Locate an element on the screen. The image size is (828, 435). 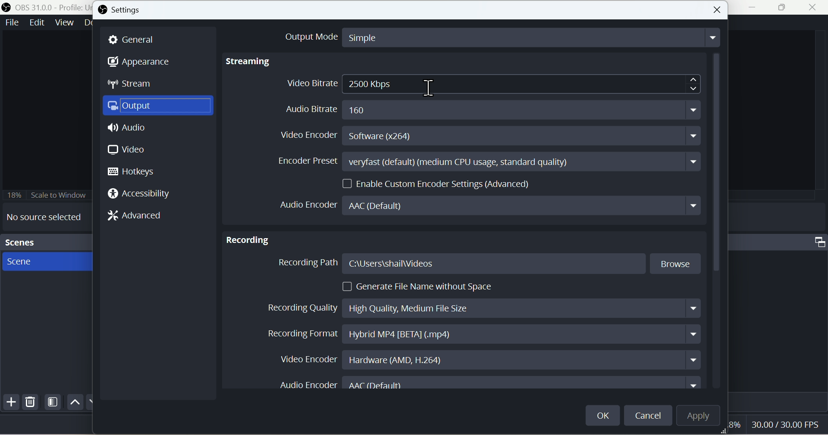
Hotkeys is located at coordinates (136, 171).